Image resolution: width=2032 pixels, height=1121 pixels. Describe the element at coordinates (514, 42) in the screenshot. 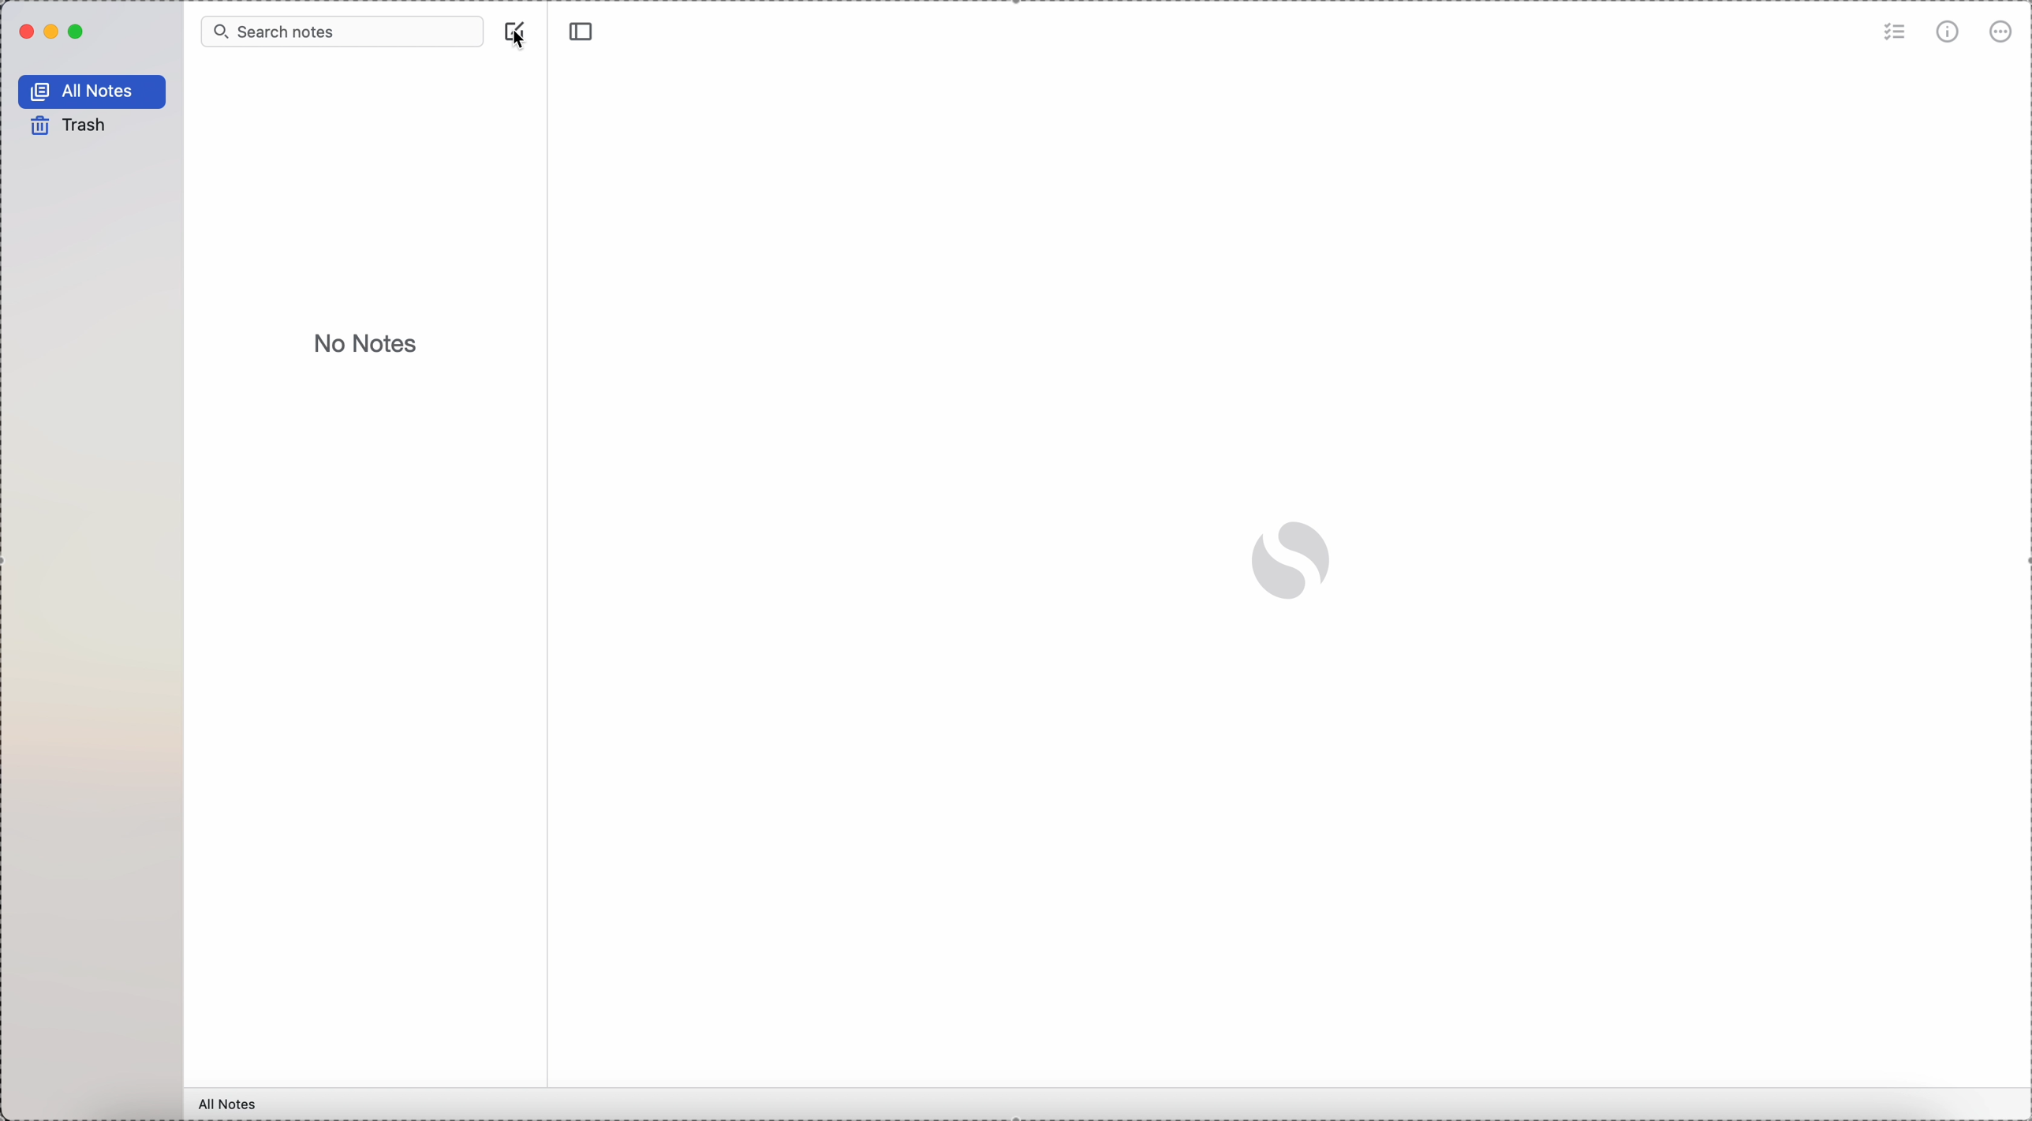

I see `cursor` at that location.